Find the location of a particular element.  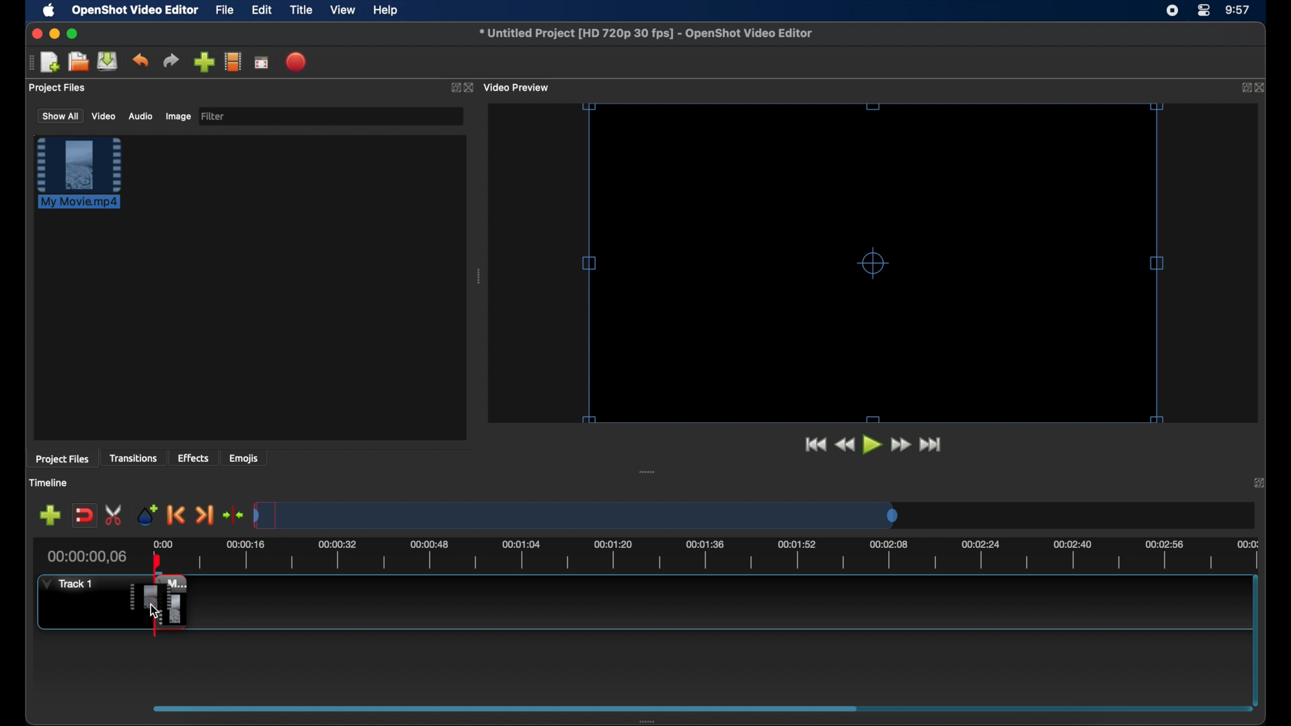

emojis is located at coordinates (244, 458).